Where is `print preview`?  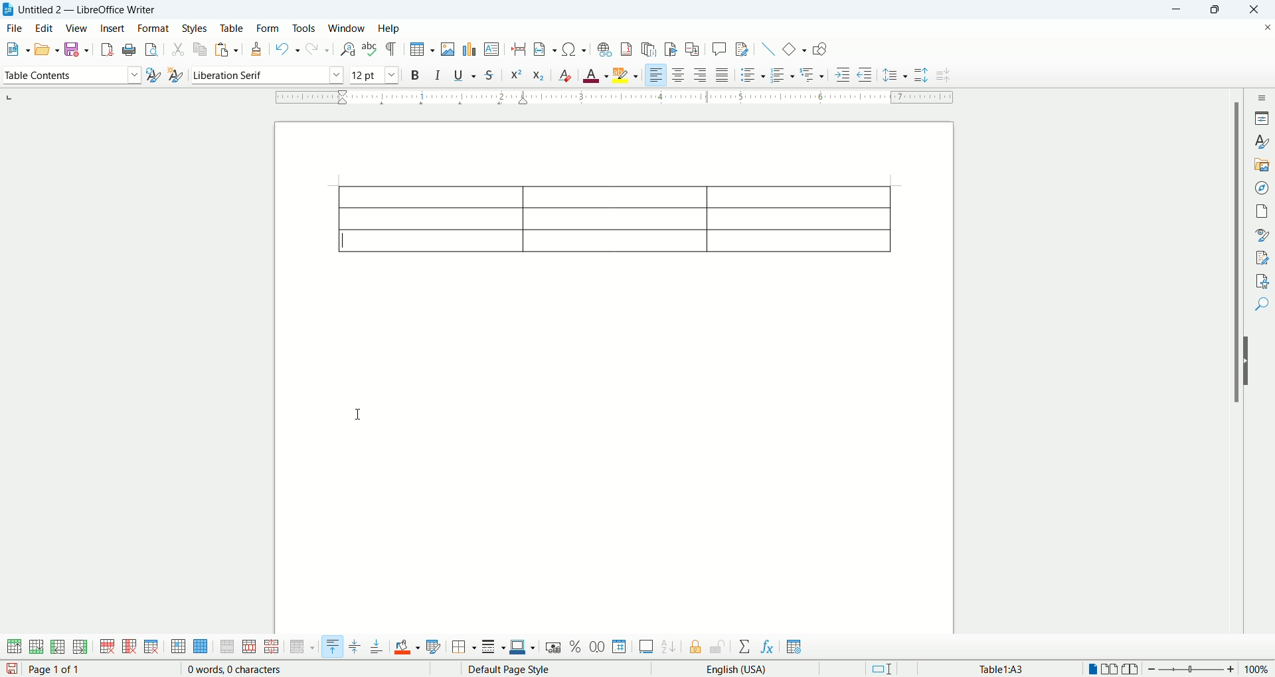 print preview is located at coordinates (151, 50).